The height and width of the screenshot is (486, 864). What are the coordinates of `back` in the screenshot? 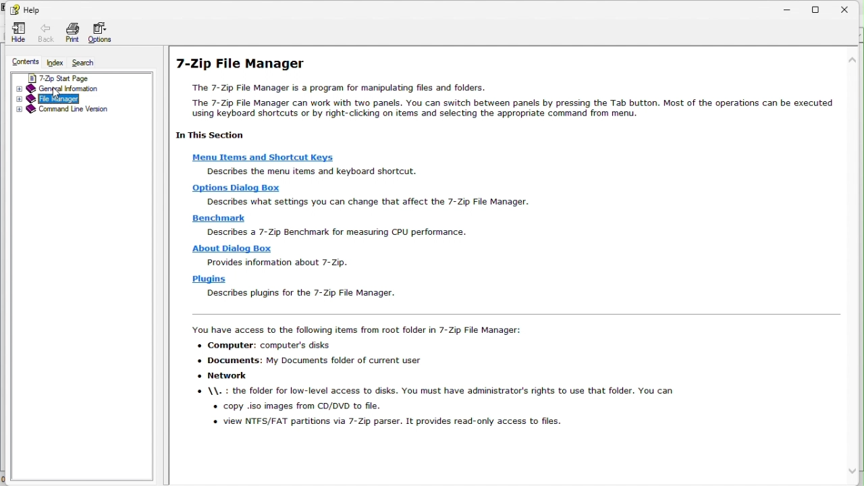 It's located at (43, 31).